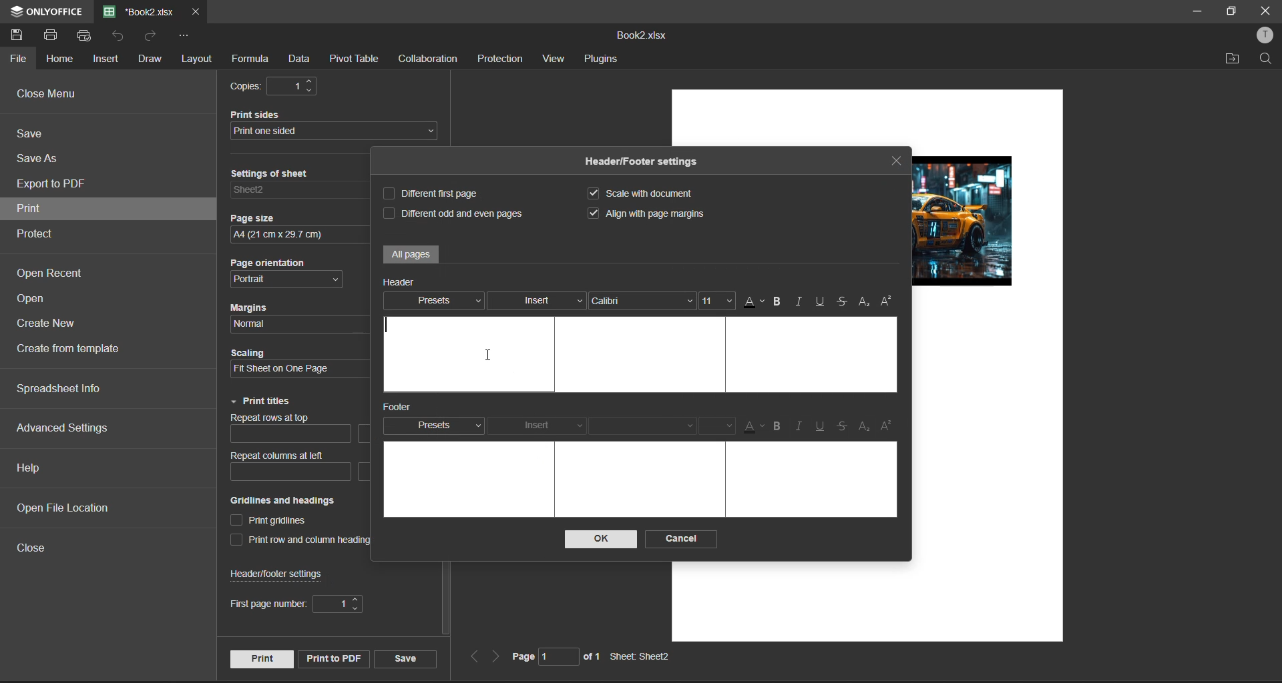  I want to click on subscript, so click(865, 426).